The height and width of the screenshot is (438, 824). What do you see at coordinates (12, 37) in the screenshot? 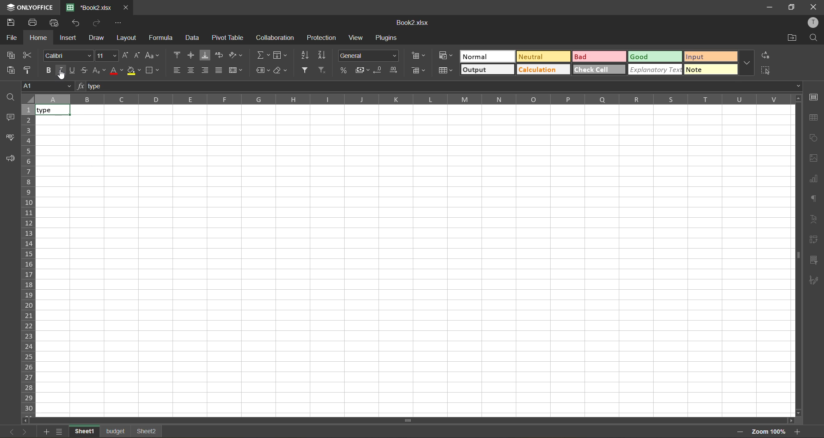
I see `file` at bounding box center [12, 37].